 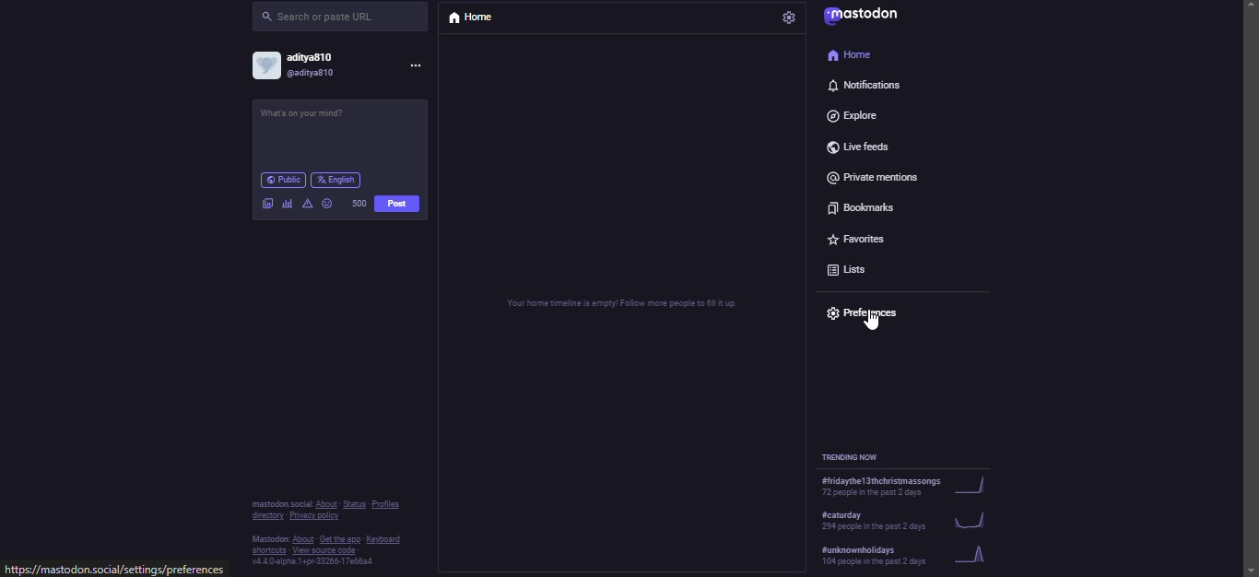 What do you see at coordinates (856, 456) in the screenshot?
I see `trending` at bounding box center [856, 456].